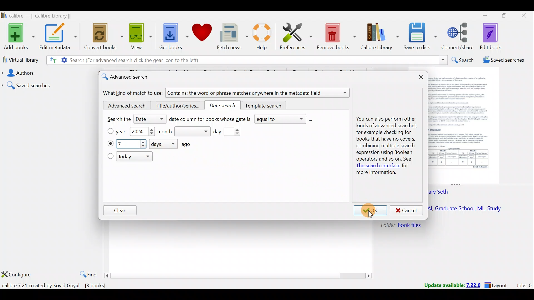 Image resolution: width=534 pixels, height=300 pixels. What do you see at coordinates (143, 142) in the screenshot?
I see `Increase` at bounding box center [143, 142].